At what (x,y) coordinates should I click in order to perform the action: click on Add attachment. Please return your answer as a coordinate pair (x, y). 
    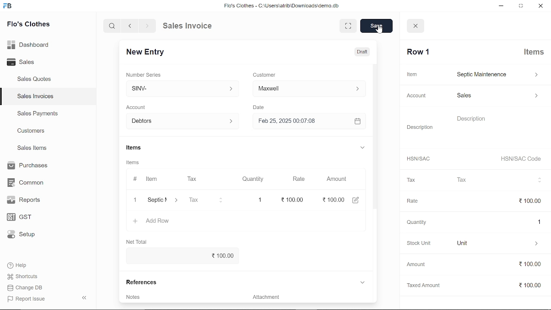
    Looking at the image, I should click on (308, 296).